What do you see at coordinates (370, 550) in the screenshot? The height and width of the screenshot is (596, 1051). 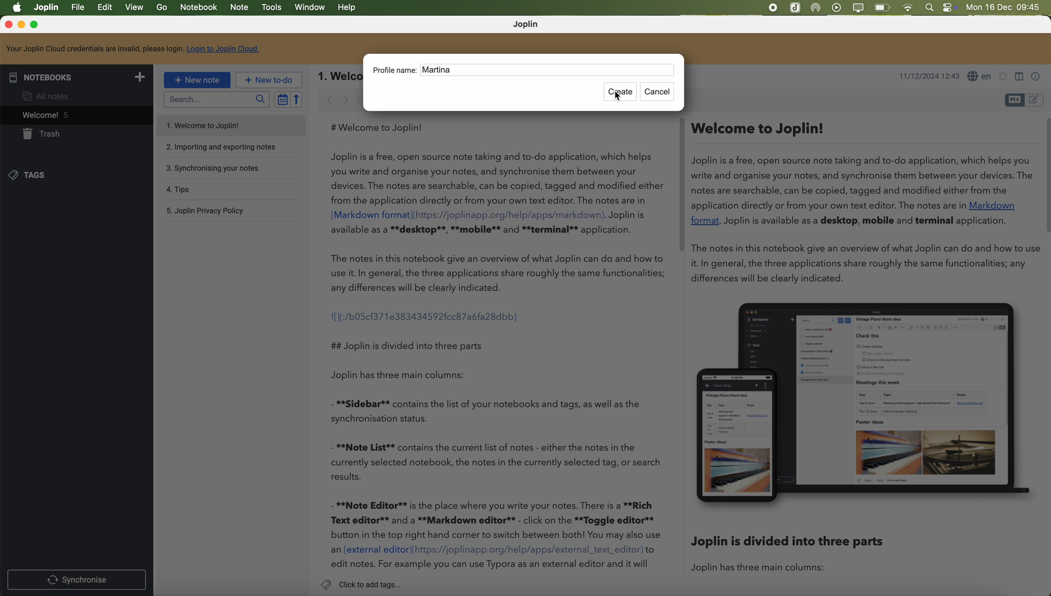 I see `an [external editor]` at bounding box center [370, 550].